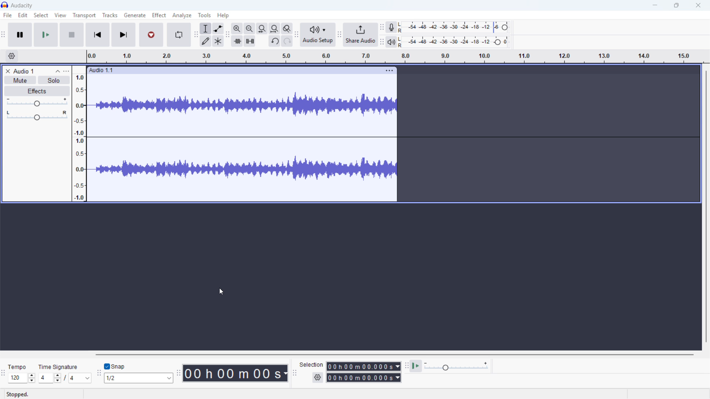 The image size is (710, 399). What do you see at coordinates (3, 35) in the screenshot?
I see `Transport toolbar` at bounding box center [3, 35].